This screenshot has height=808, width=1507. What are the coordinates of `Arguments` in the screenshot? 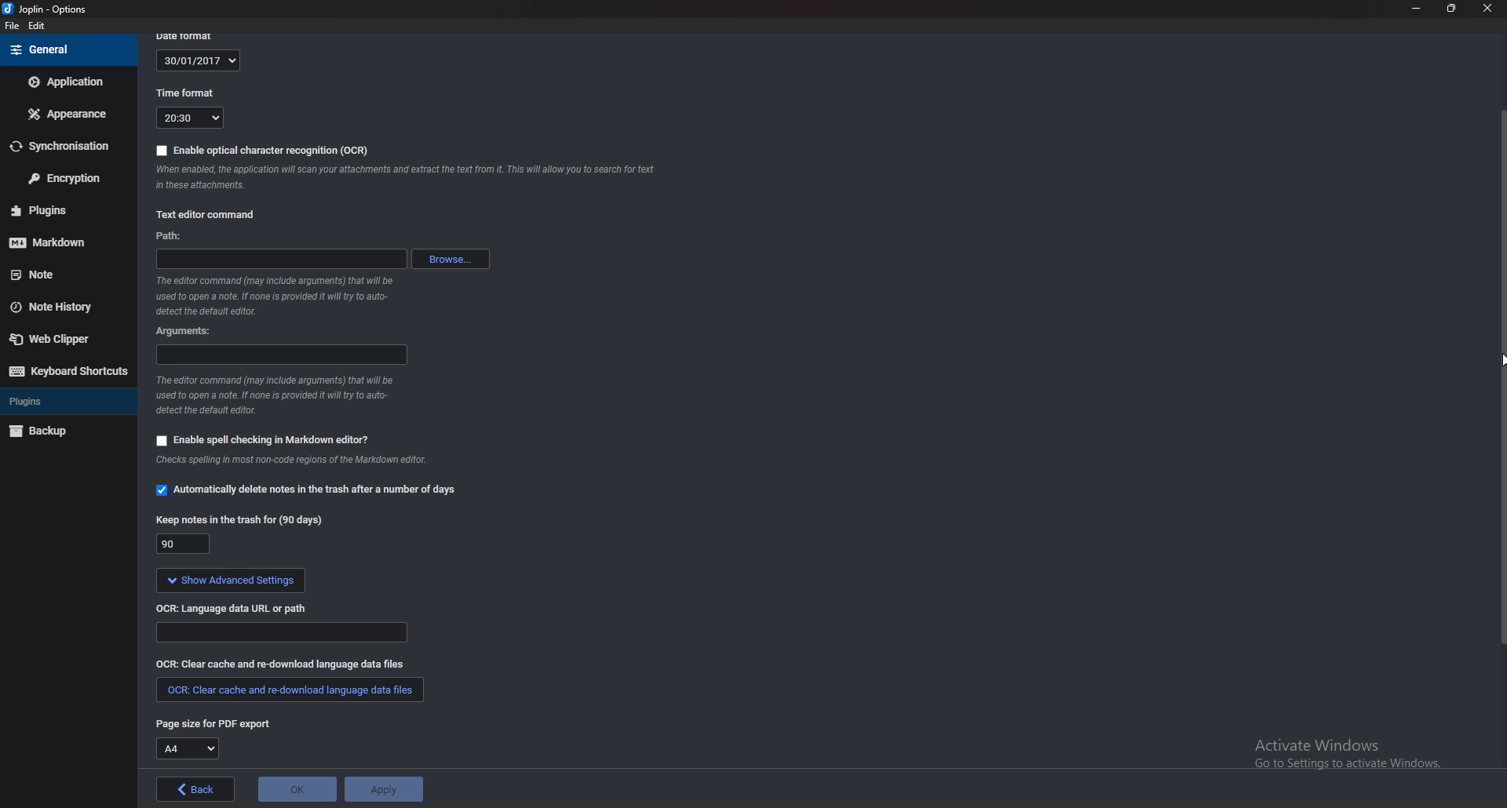 It's located at (190, 332).